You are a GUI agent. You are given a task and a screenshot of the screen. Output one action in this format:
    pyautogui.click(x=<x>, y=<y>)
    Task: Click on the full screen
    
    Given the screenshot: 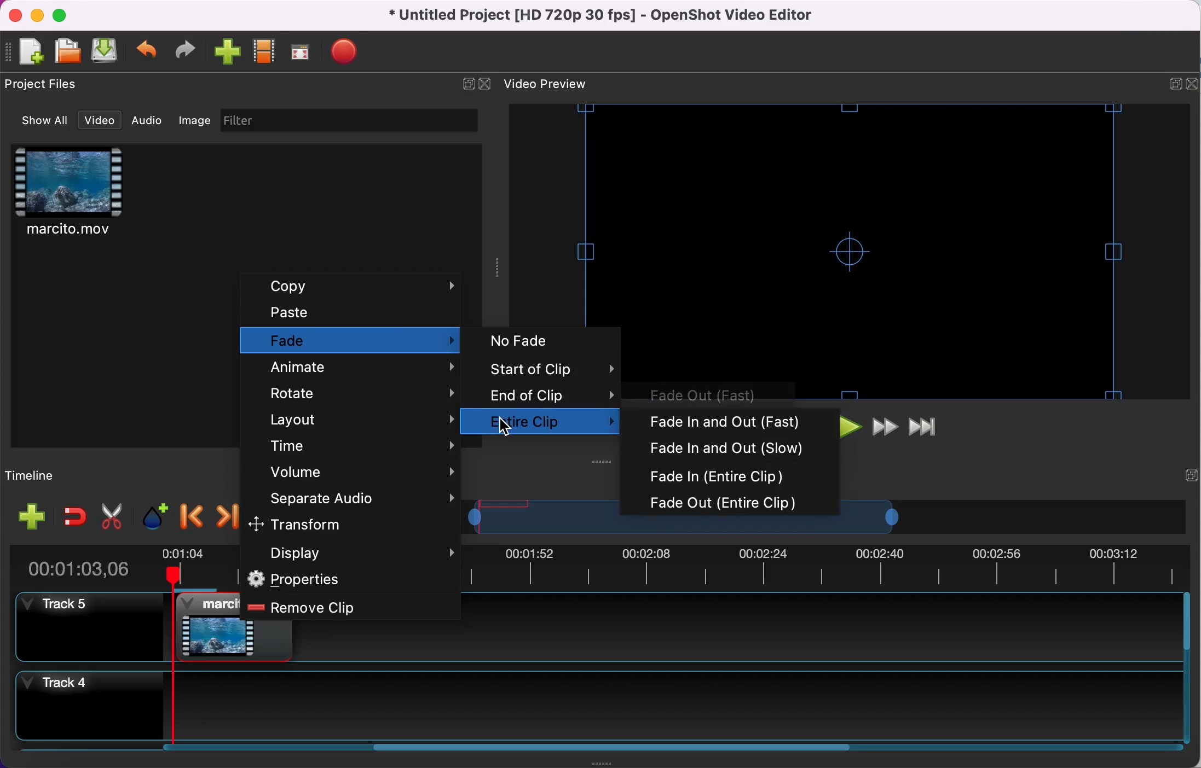 What is the action you would take?
    pyautogui.click(x=301, y=51)
    